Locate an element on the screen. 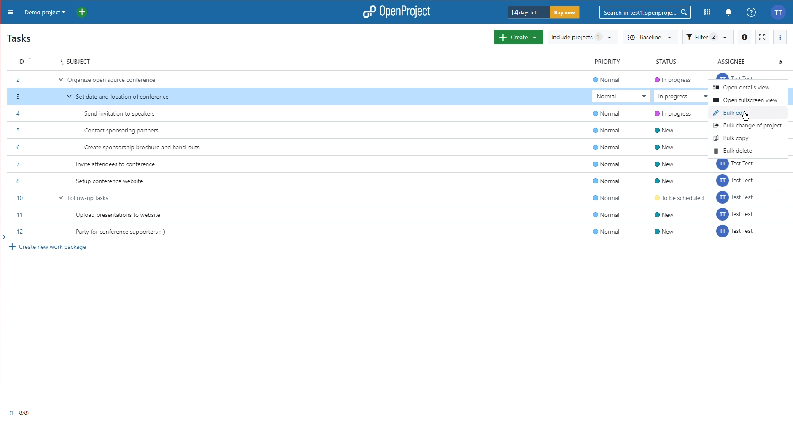 This screenshot has height=426, width=793. Test task is located at coordinates (737, 75).